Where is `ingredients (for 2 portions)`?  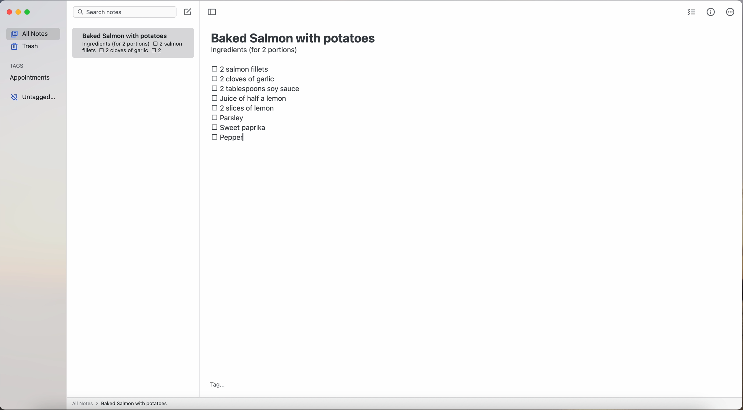
ingredients (for 2 portions) is located at coordinates (256, 51).